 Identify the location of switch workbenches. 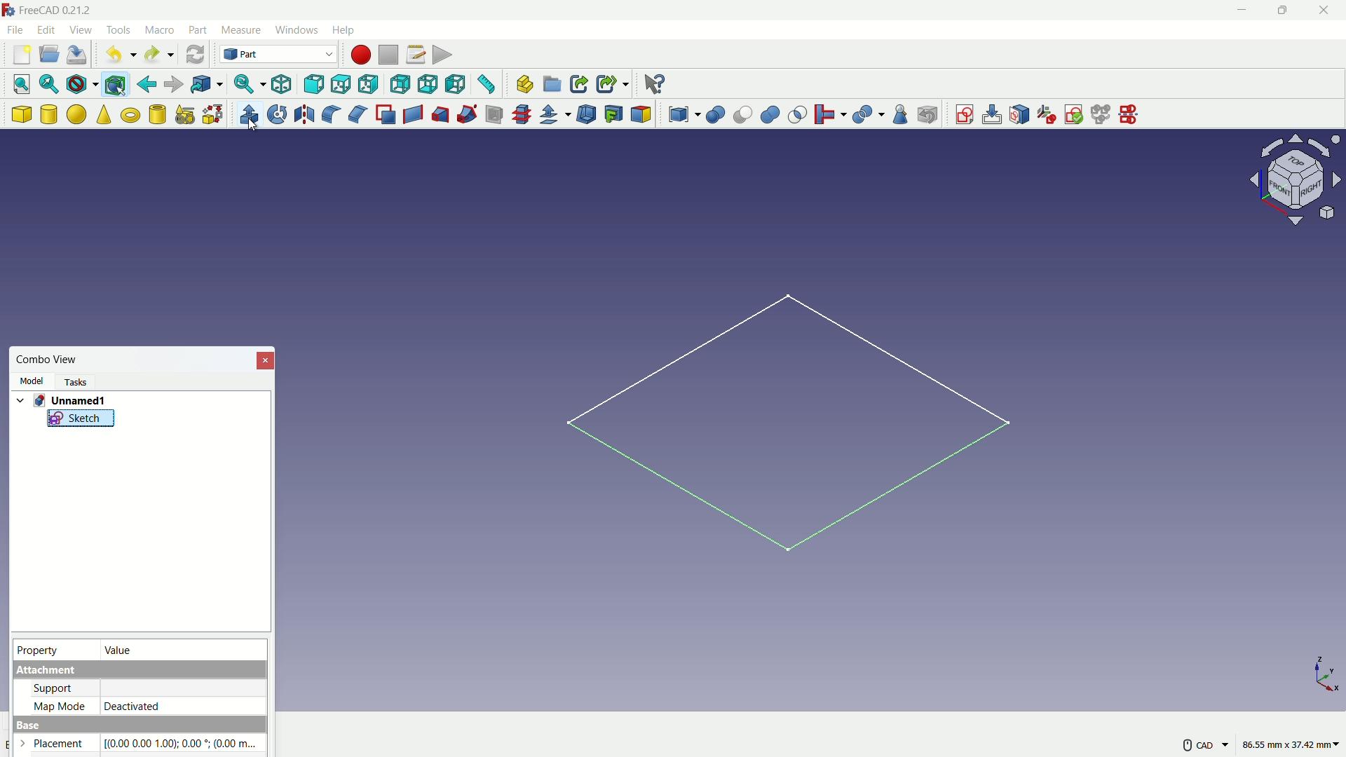
(278, 55).